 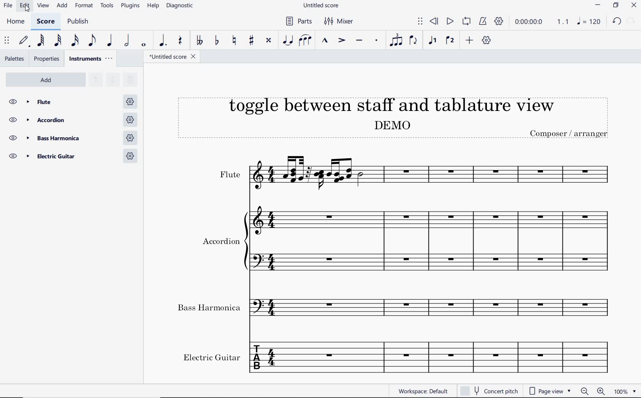 I want to click on accent, so click(x=342, y=41).